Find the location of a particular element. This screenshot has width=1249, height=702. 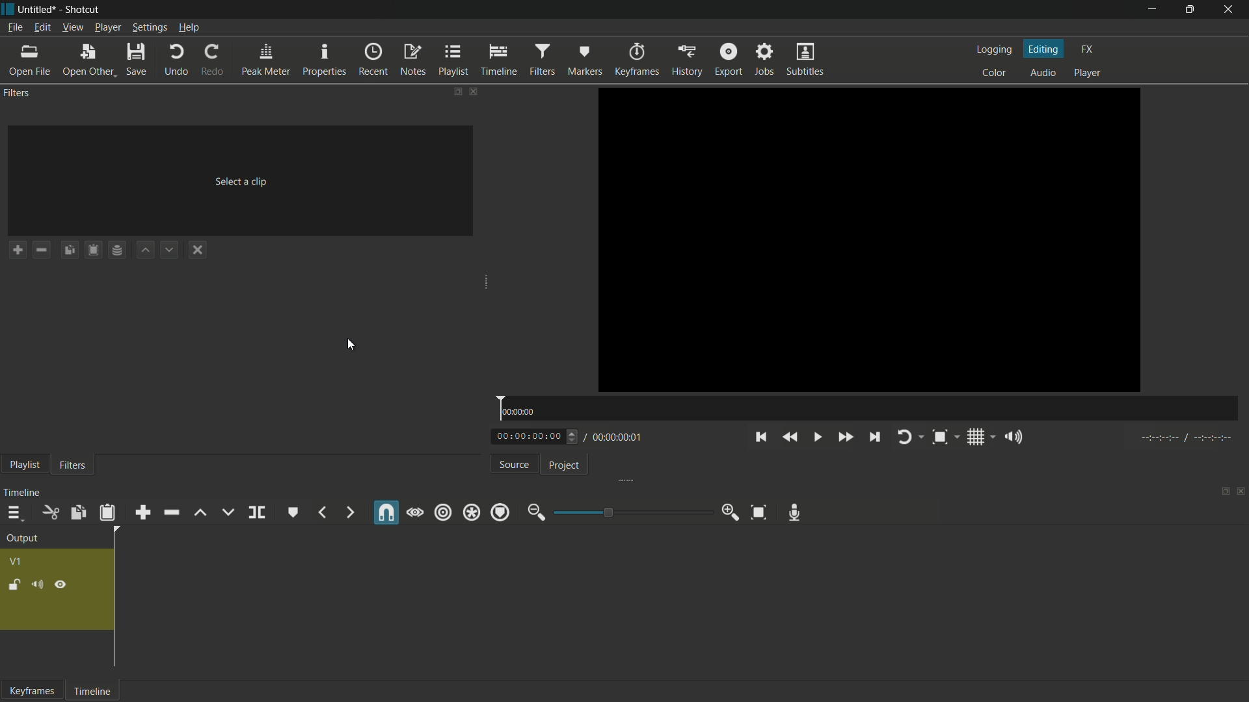

settings menu is located at coordinates (149, 28).